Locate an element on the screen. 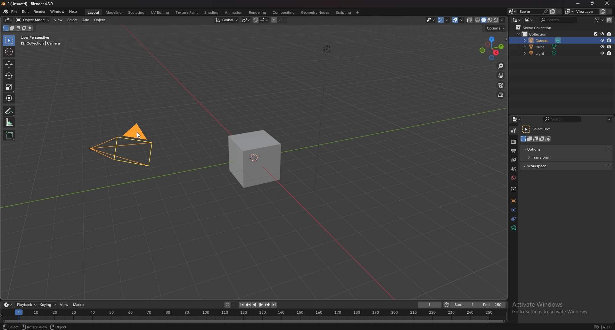  object is located at coordinates (100, 20).